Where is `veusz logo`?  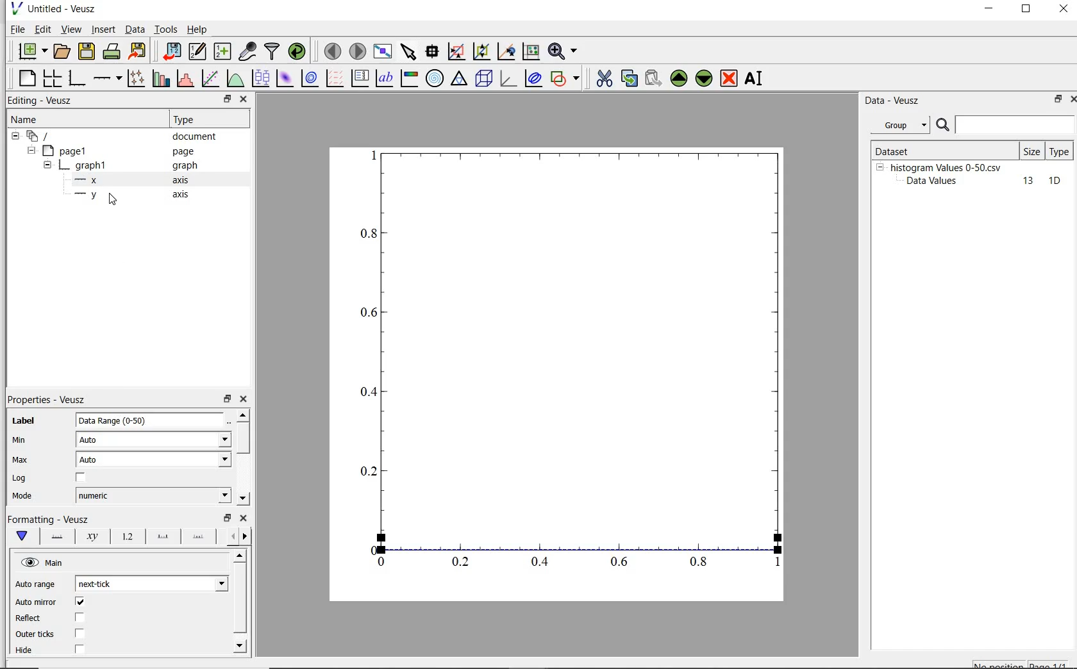 veusz logo is located at coordinates (15, 8).